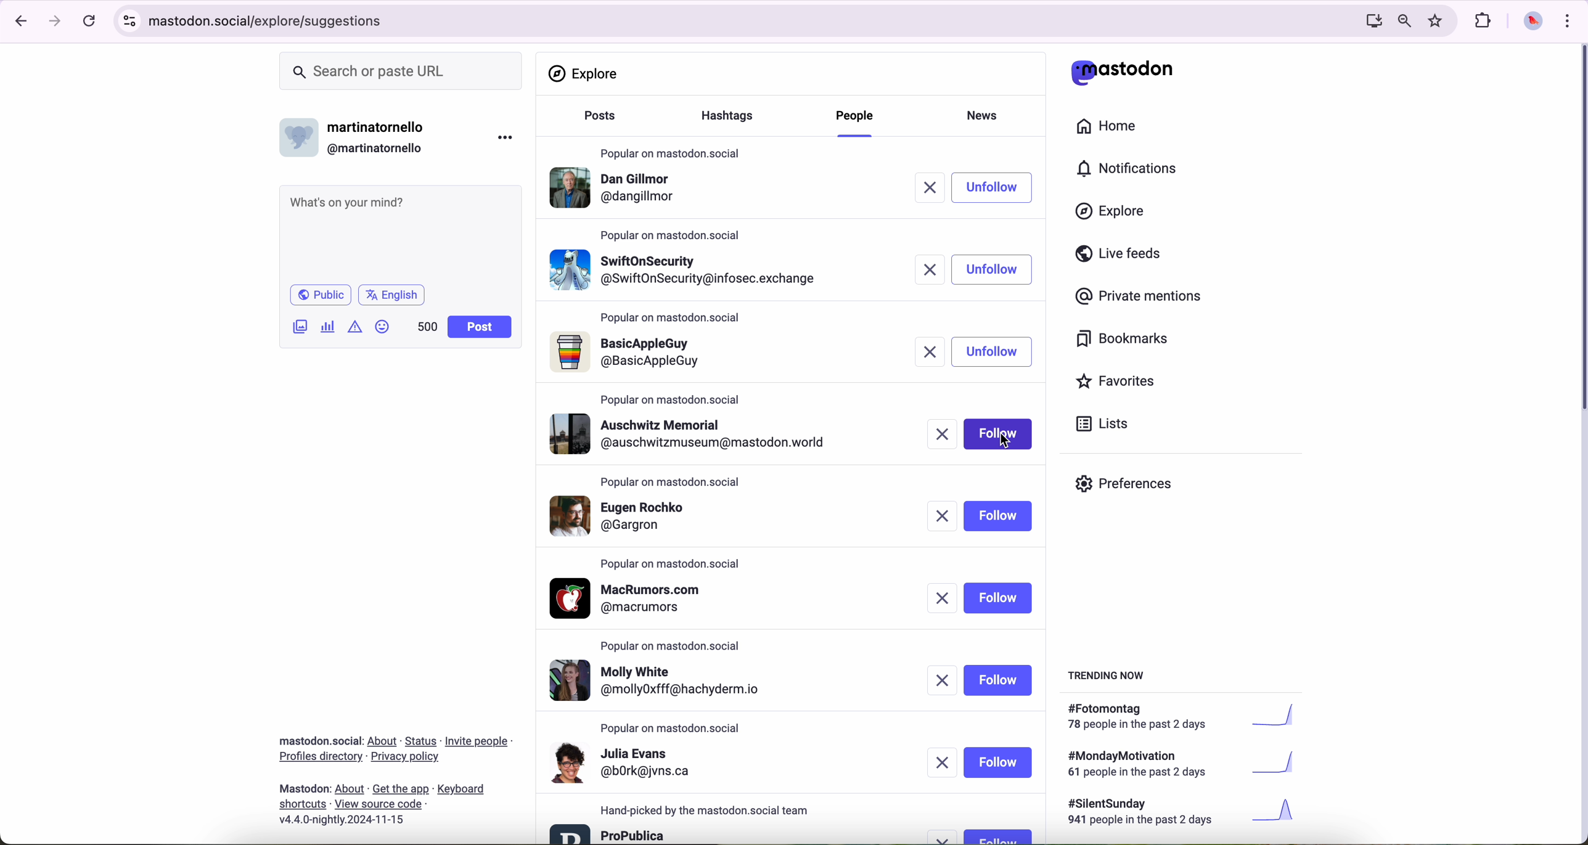 This screenshot has height=845, width=1588. Describe the element at coordinates (945, 837) in the screenshot. I see `remove` at that location.